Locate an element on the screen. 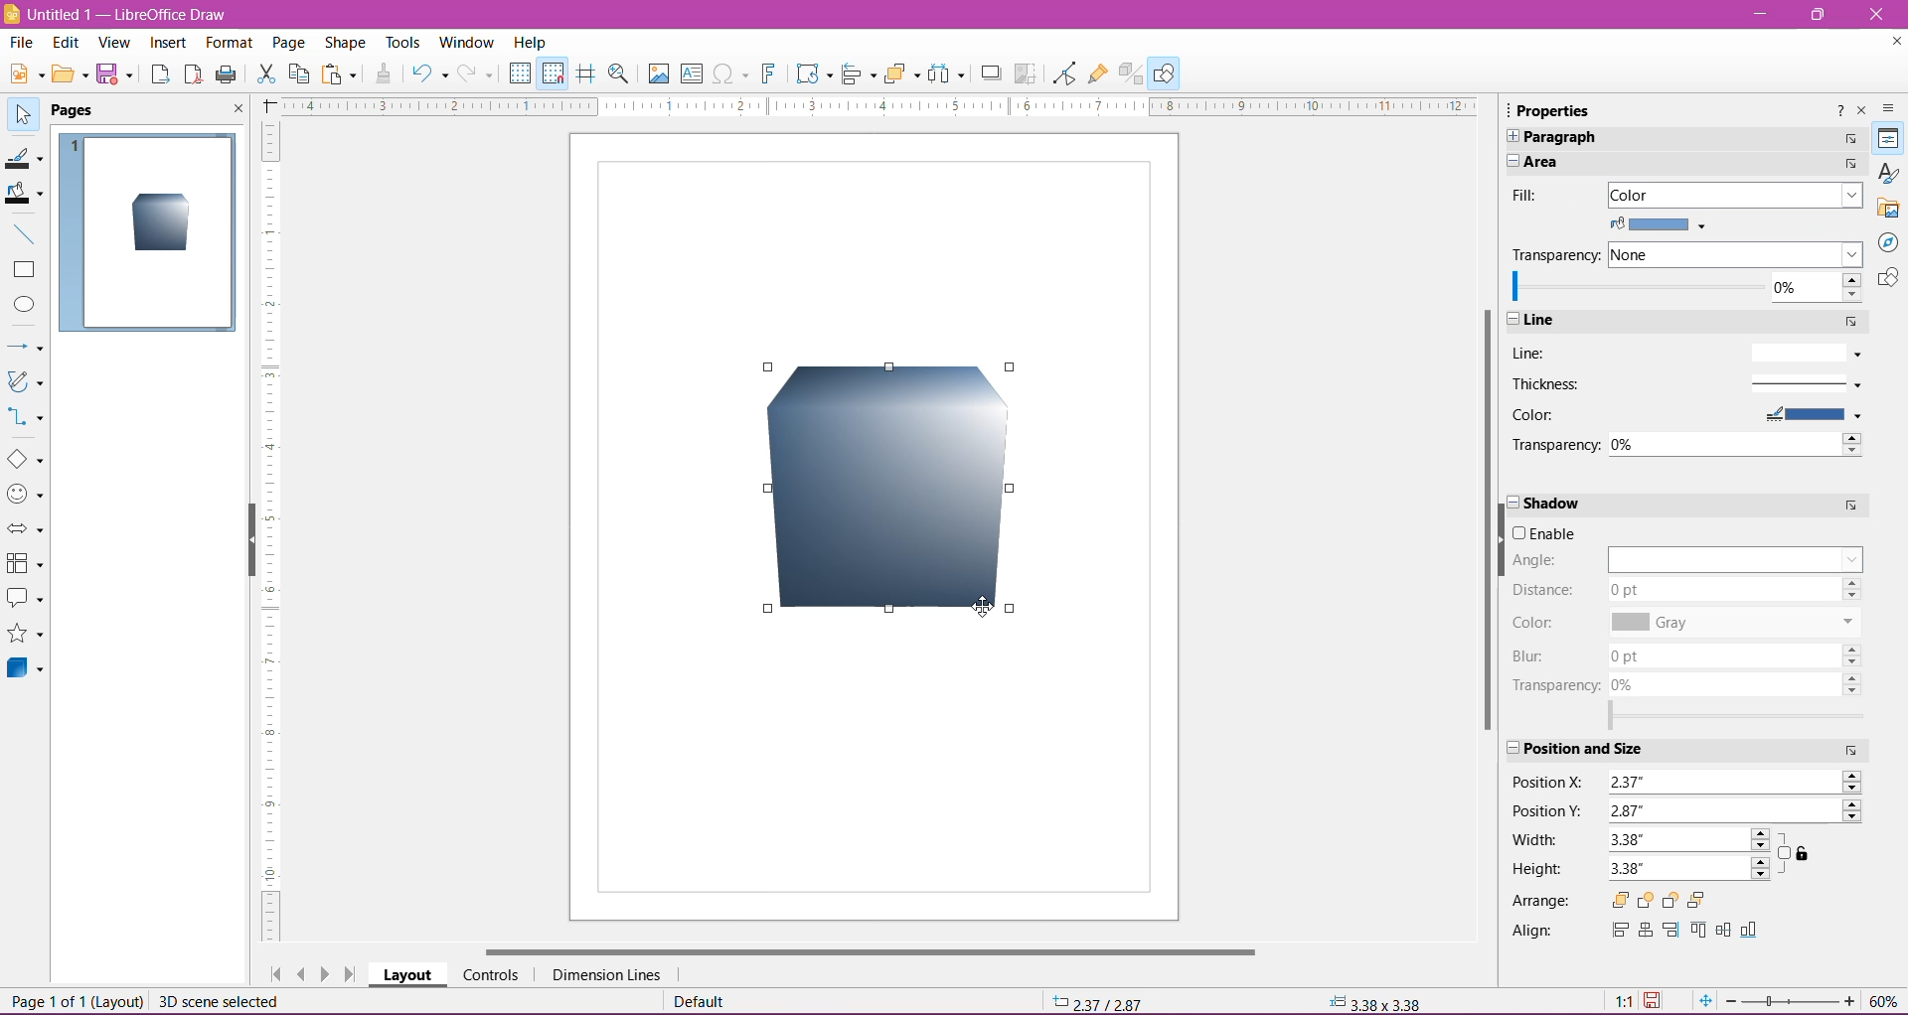  Ruler is located at coordinates (268, 533).